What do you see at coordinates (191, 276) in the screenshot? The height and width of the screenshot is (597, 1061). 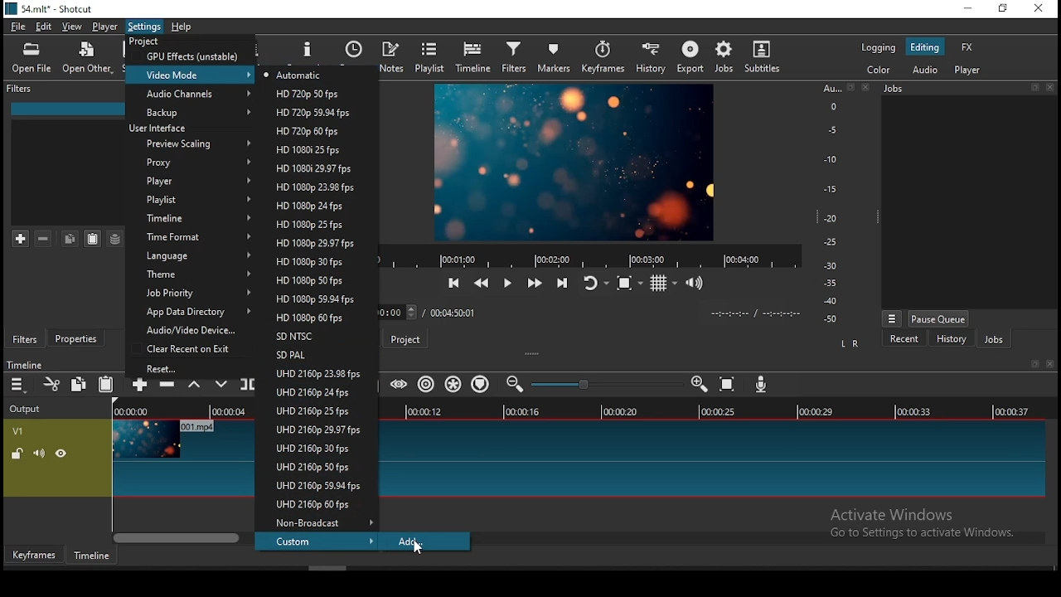 I see `theme` at bounding box center [191, 276].